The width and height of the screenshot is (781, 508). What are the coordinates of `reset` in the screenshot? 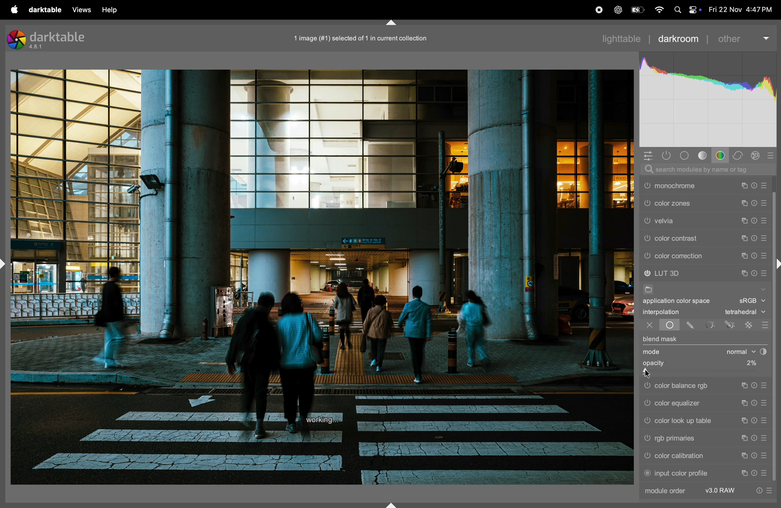 It's located at (754, 272).